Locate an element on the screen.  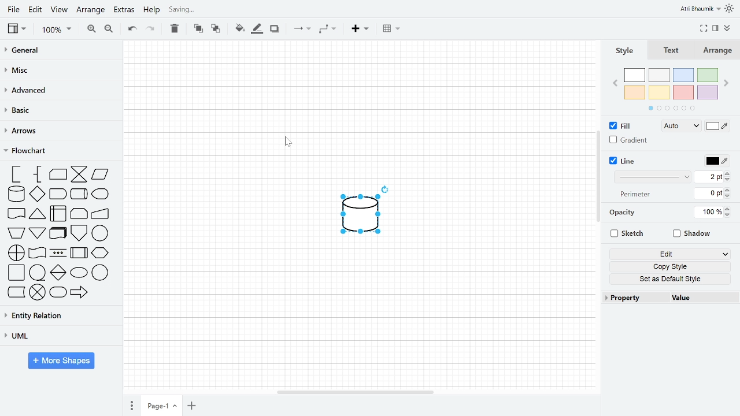
Flowchart is located at coordinates (58, 151).